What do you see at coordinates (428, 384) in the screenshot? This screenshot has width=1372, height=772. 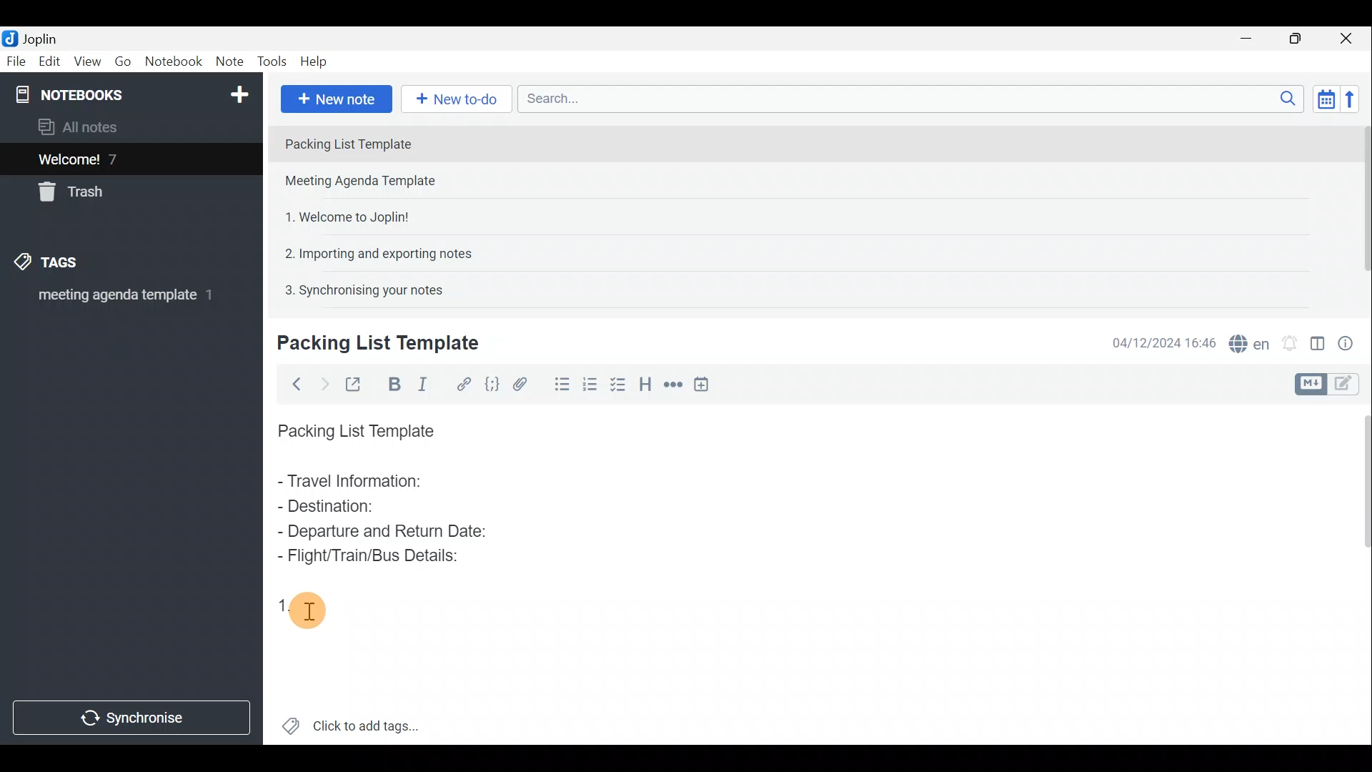 I see `Italic` at bounding box center [428, 384].